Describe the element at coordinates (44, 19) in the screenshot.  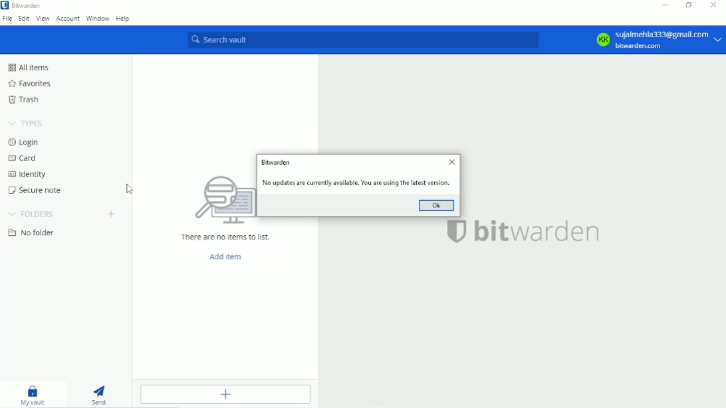
I see `View` at that location.